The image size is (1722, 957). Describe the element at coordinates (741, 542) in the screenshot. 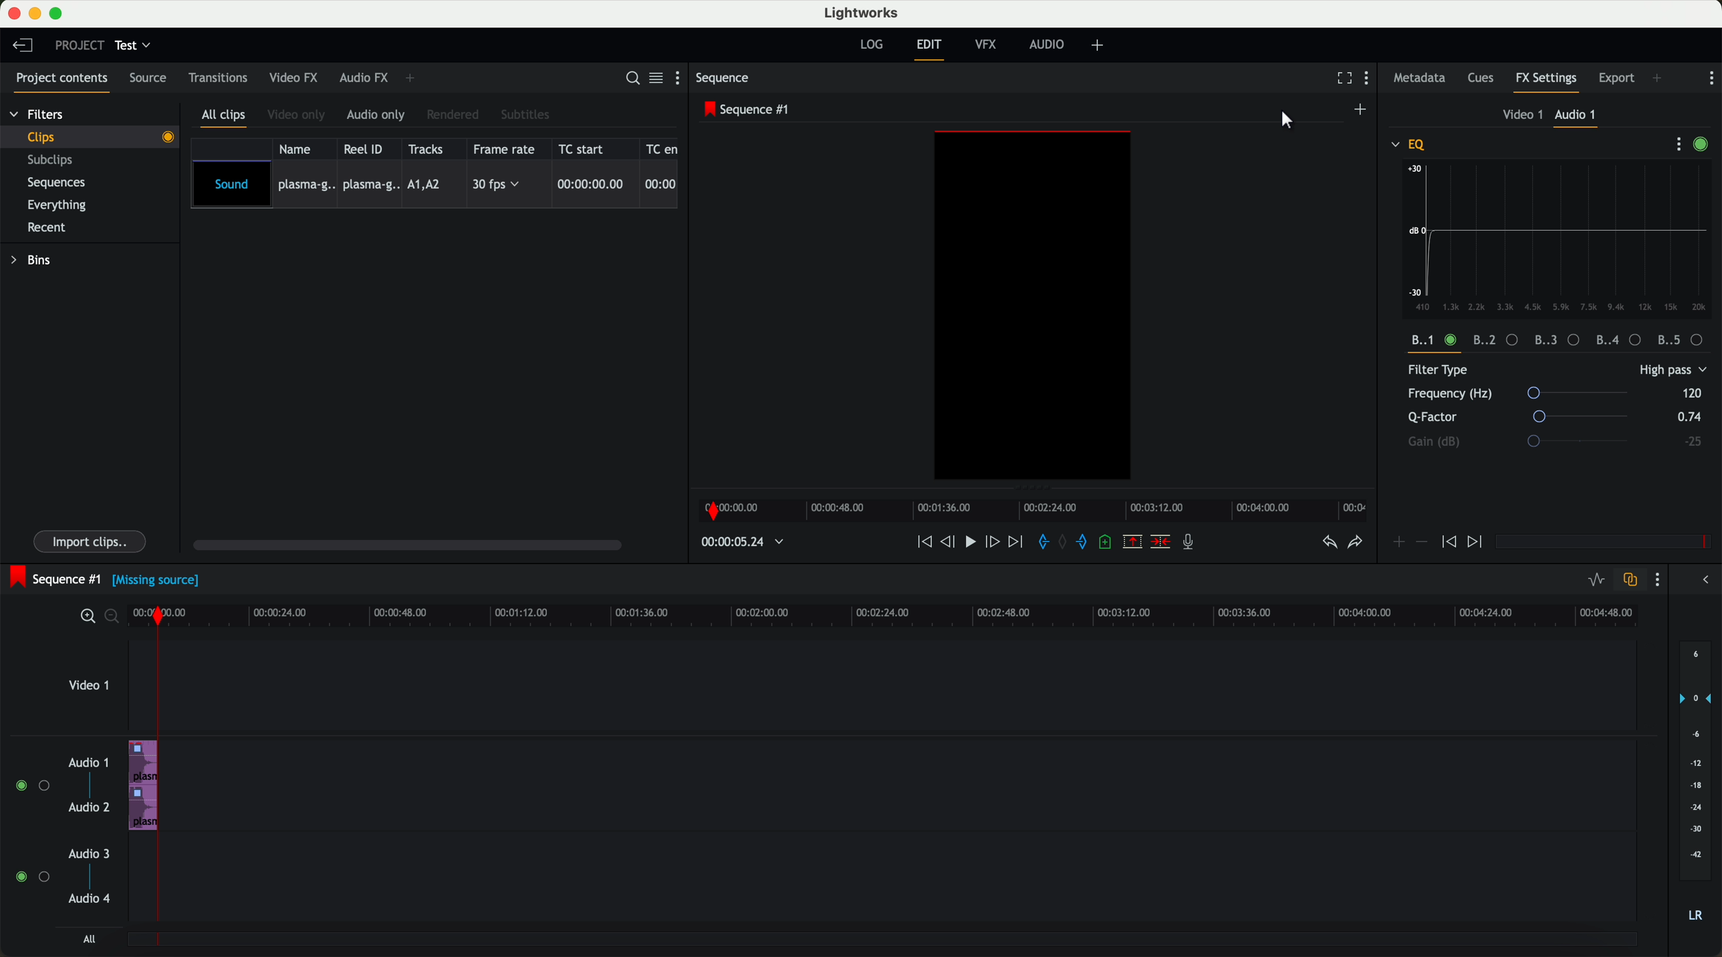

I see `timer` at that location.